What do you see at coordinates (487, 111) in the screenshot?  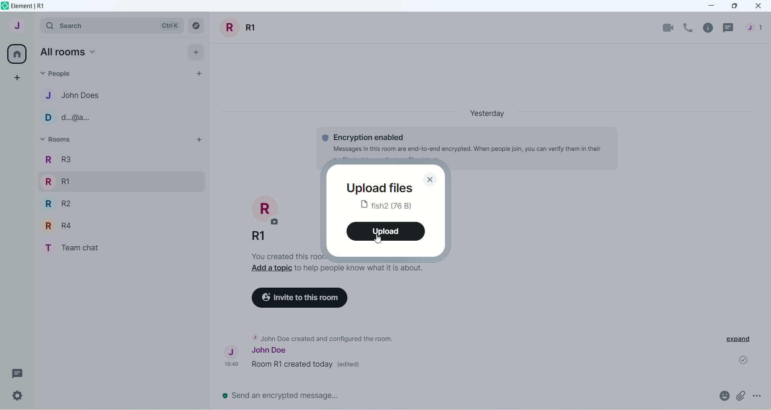 I see `Yesterday` at bounding box center [487, 111].